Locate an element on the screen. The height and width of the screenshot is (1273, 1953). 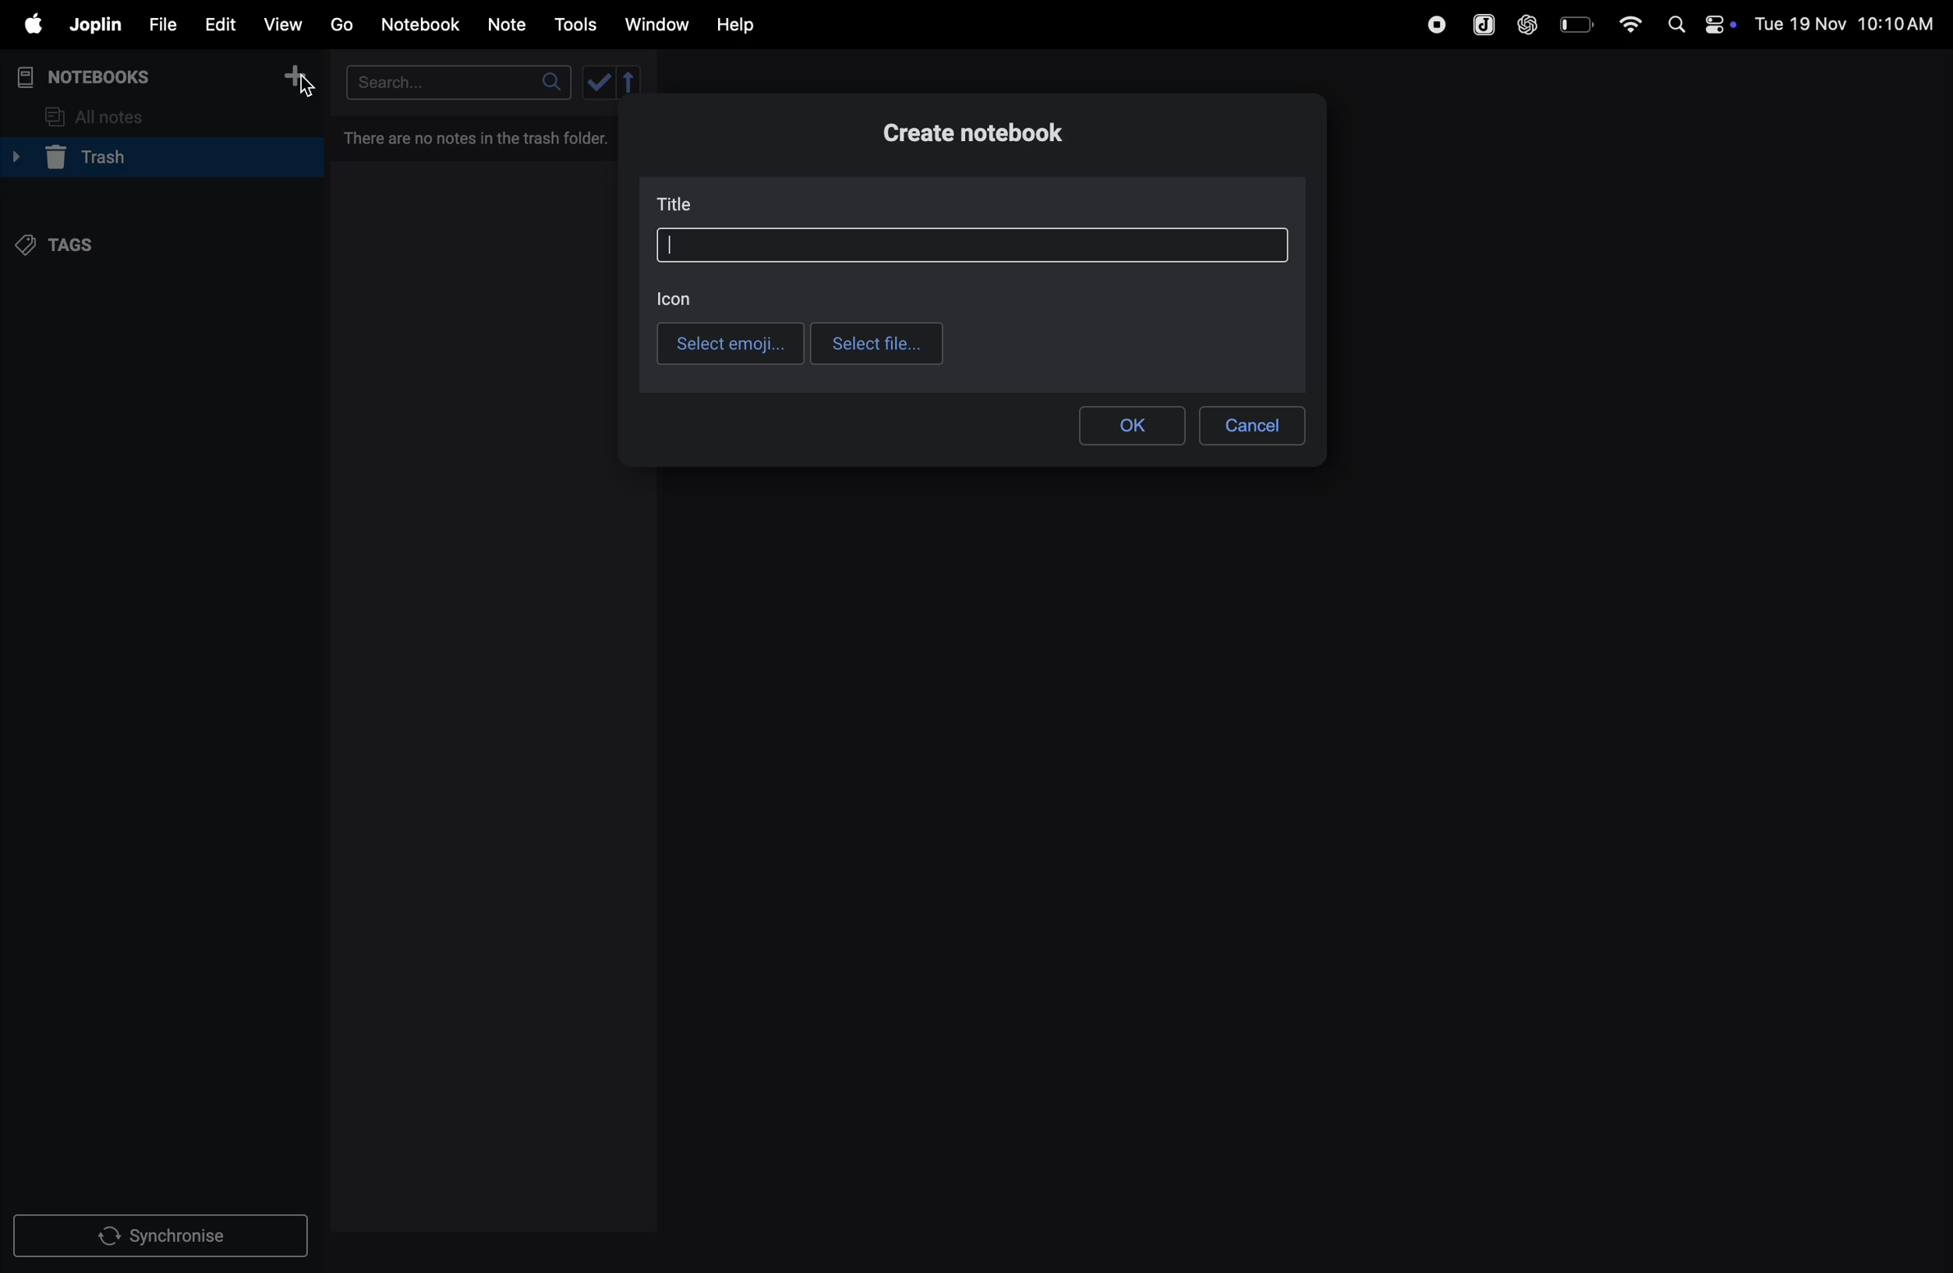
on/off is located at coordinates (1724, 25).